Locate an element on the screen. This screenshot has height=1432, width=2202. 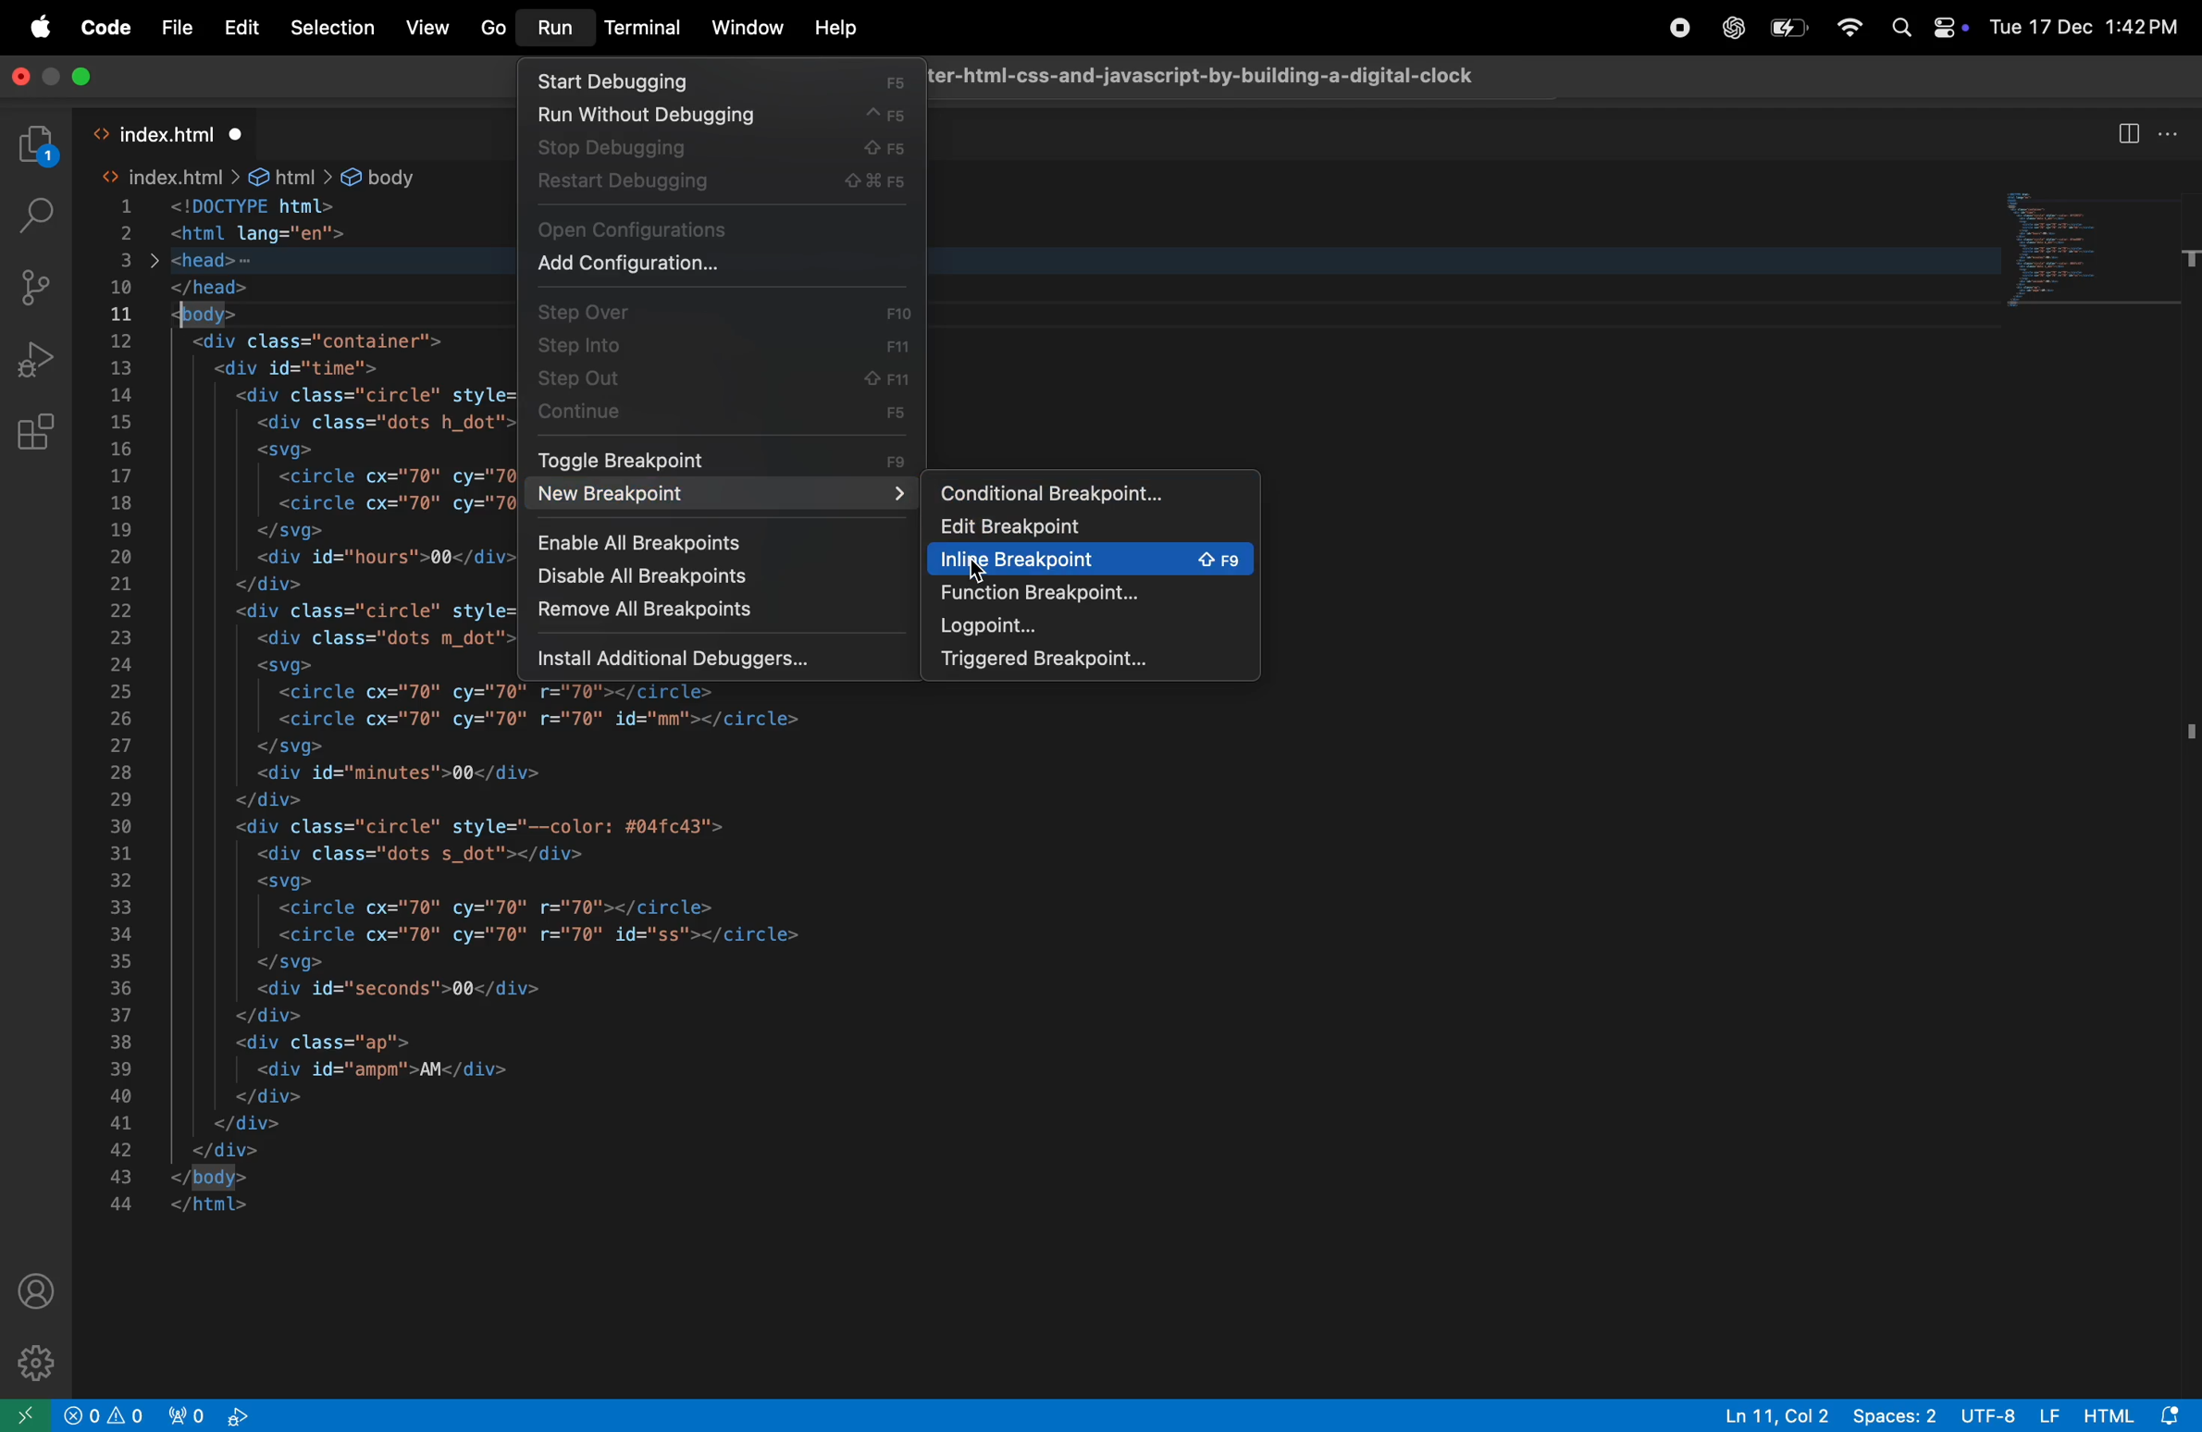
line index is located at coordinates (126, 705).